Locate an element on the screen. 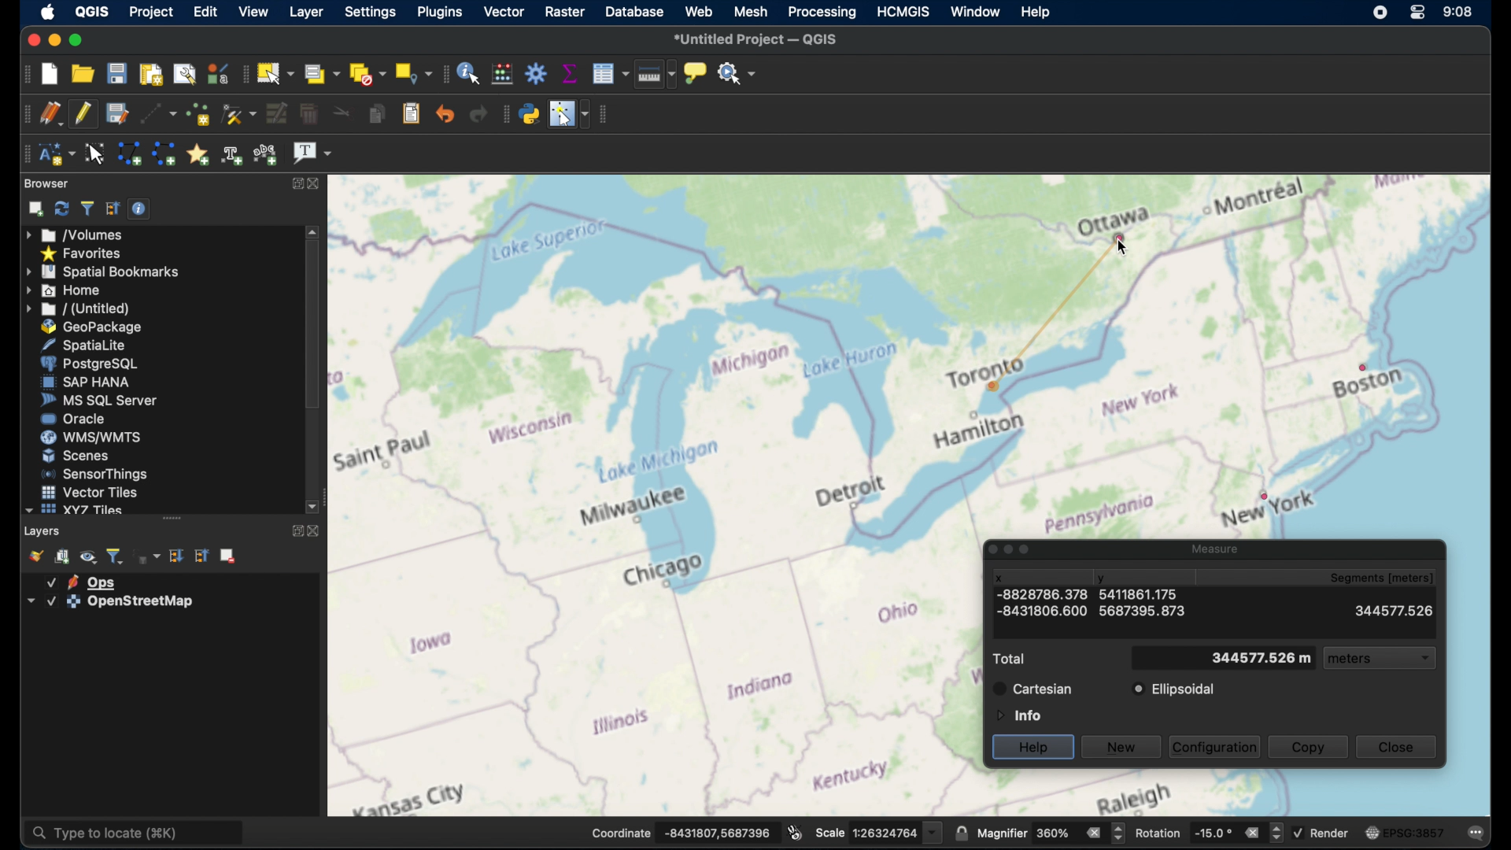  save layer edits is located at coordinates (116, 113).